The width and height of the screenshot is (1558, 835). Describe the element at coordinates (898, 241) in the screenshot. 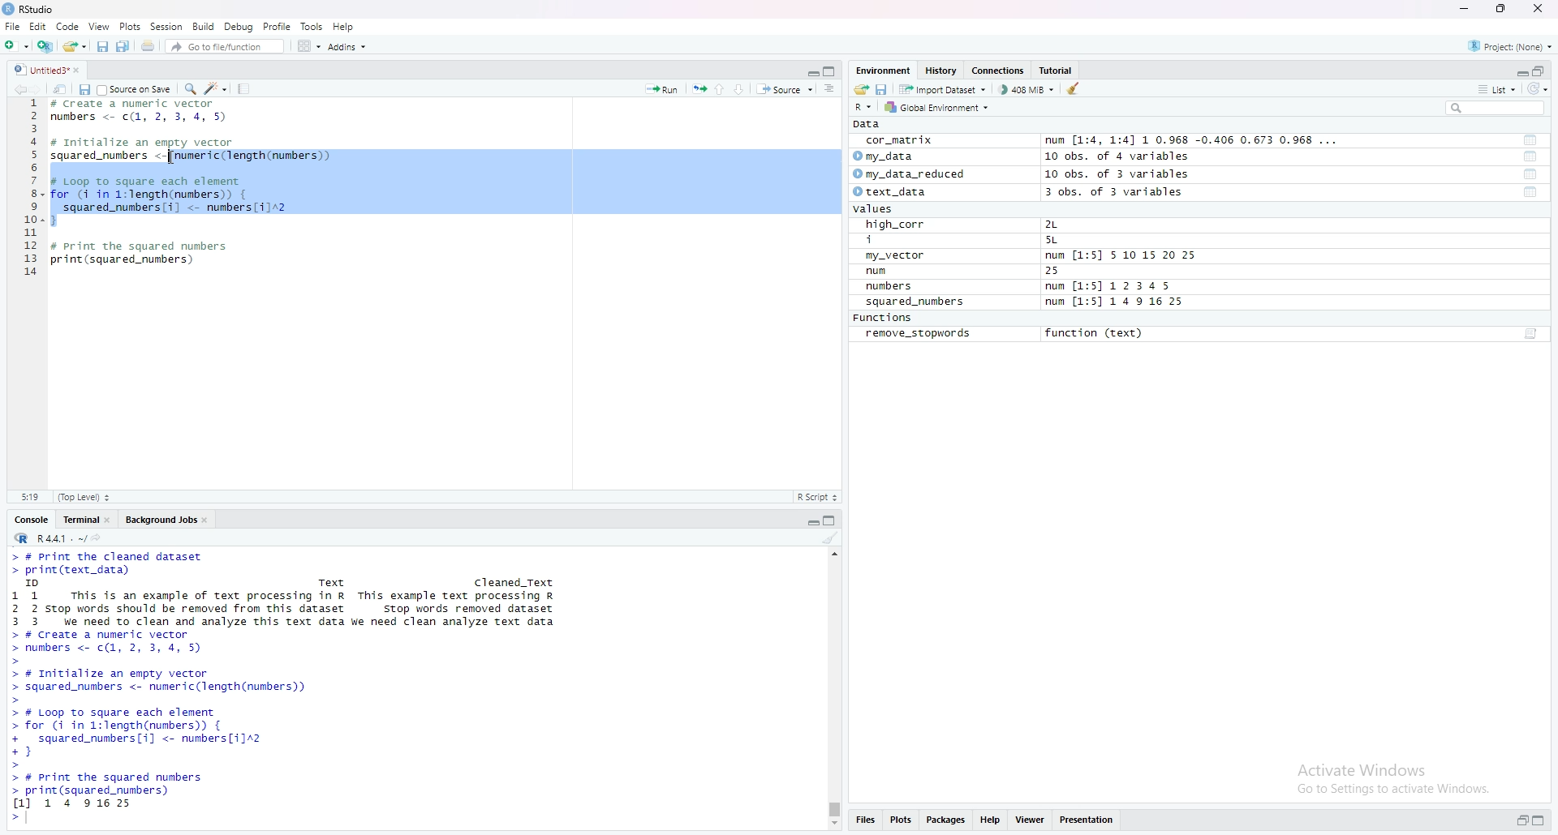

I see `i` at that location.